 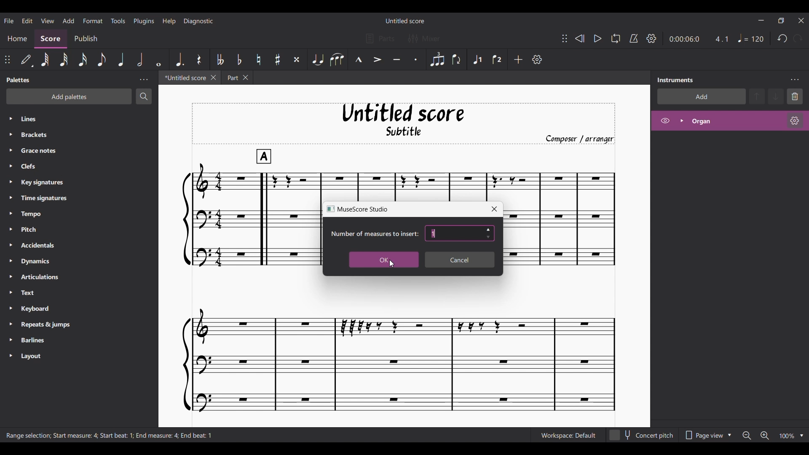 What do you see at coordinates (198, 21) in the screenshot?
I see `Diagnostic menu` at bounding box center [198, 21].